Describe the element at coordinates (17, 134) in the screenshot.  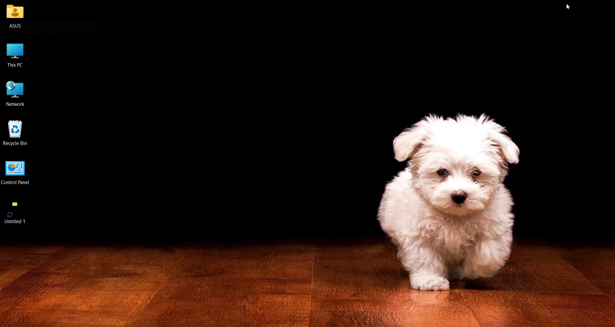
I see `recycle bin` at that location.